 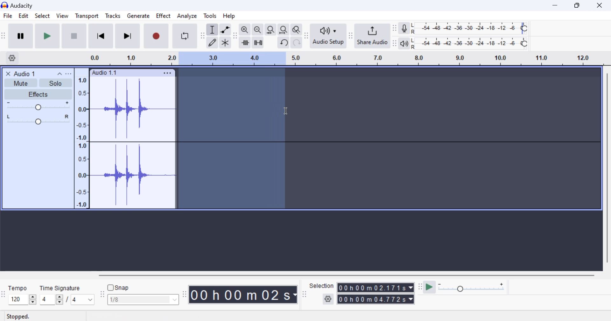 What do you see at coordinates (286, 111) in the screenshot?
I see `Cursor` at bounding box center [286, 111].